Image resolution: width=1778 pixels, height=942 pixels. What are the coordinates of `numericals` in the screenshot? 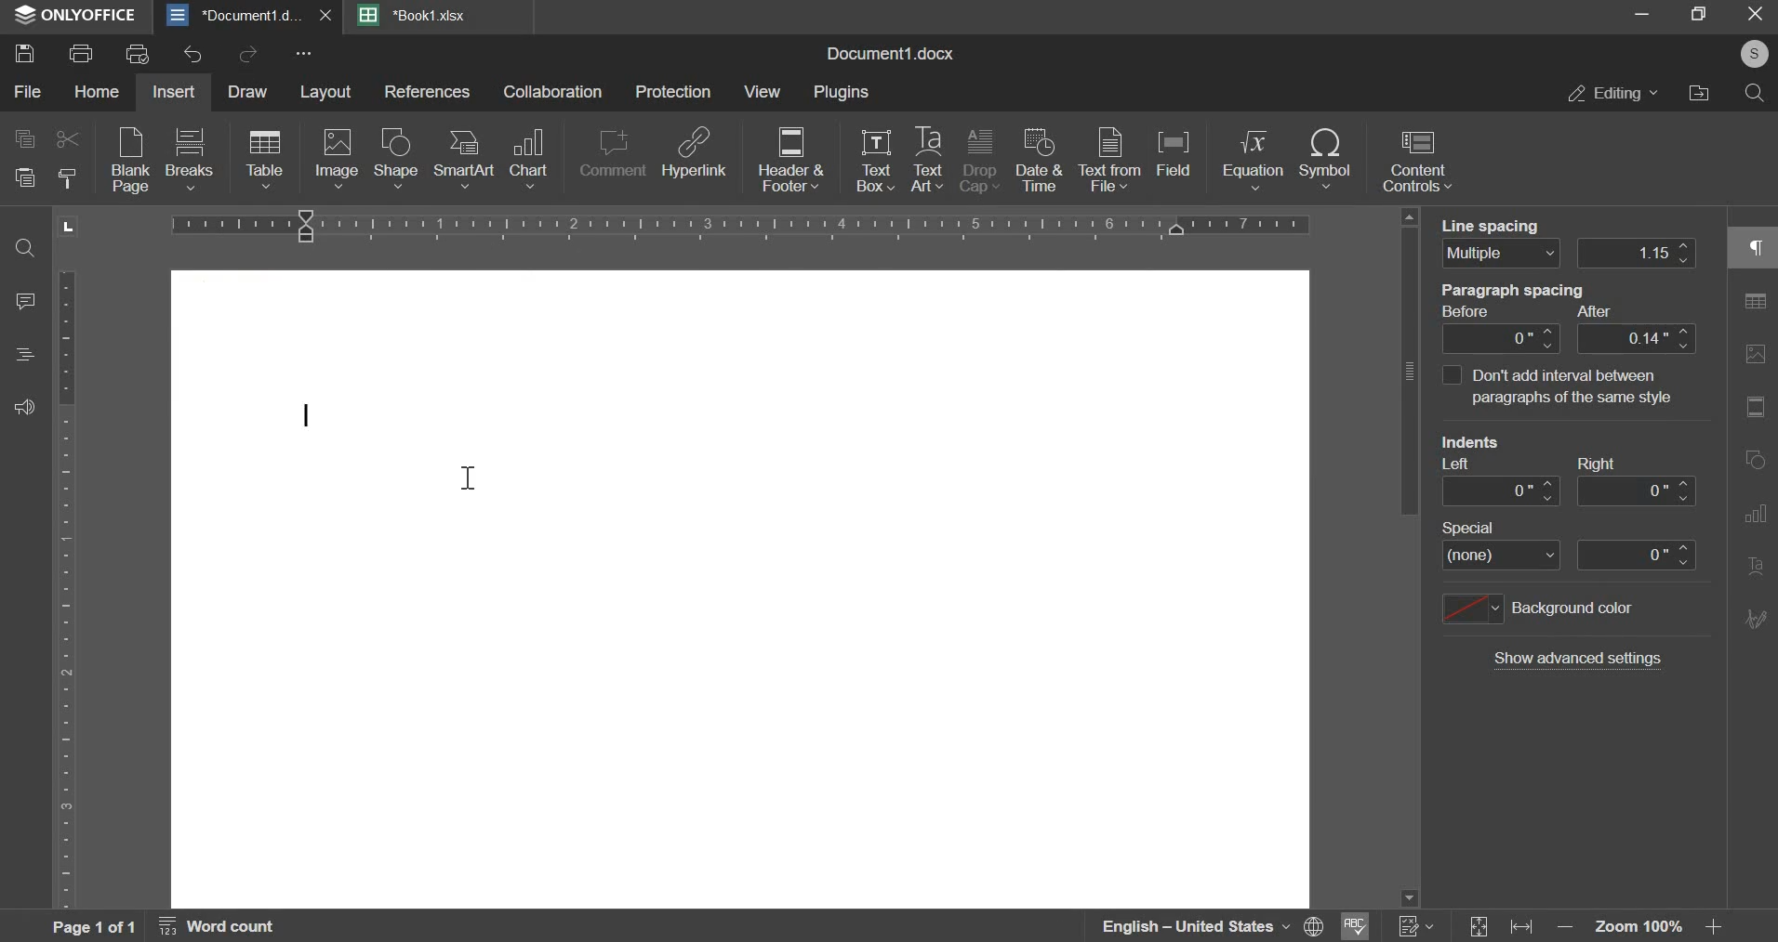 It's located at (1416, 922).